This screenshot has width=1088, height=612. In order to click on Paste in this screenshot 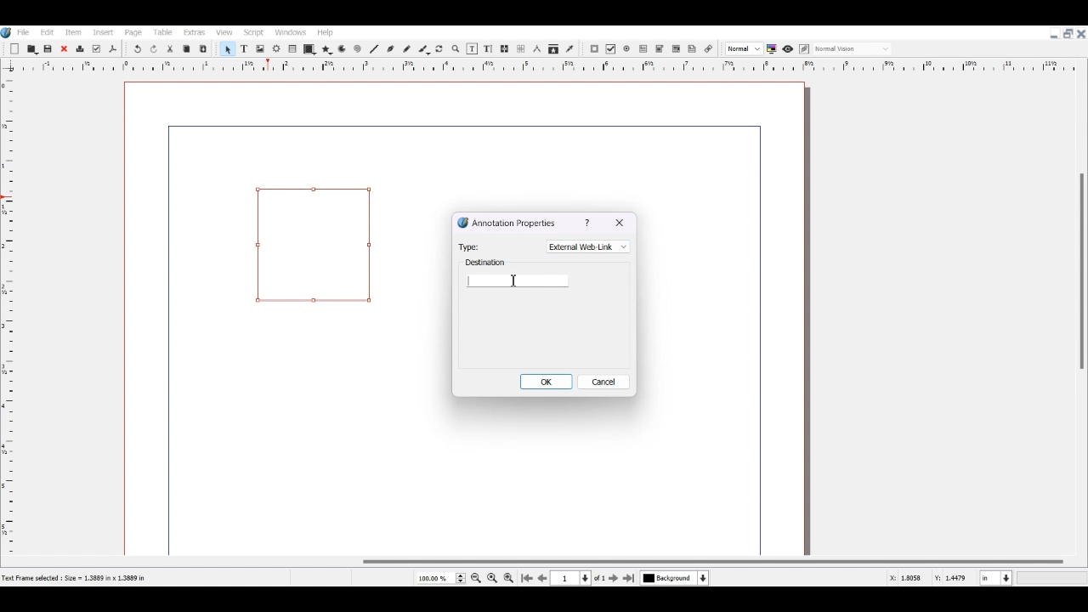, I will do `click(203, 48)`.